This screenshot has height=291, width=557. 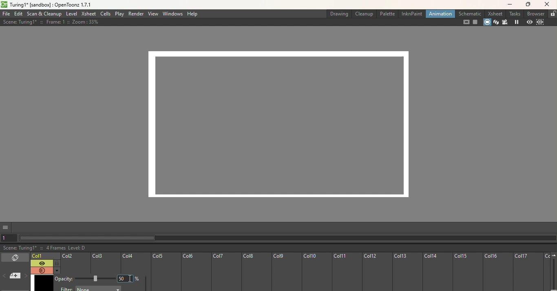 I want to click on Browser, so click(x=534, y=14).